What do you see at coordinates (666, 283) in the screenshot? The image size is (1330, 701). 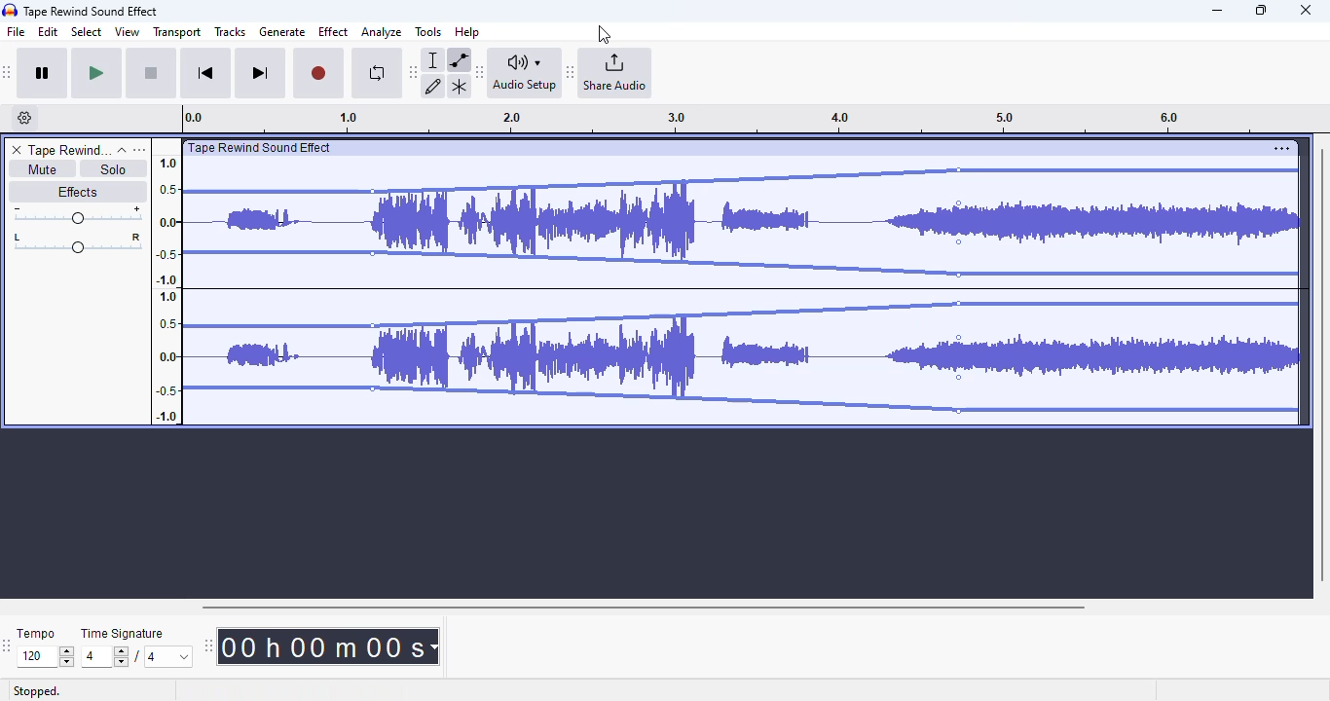 I see `Volume of track reduced` at bounding box center [666, 283].